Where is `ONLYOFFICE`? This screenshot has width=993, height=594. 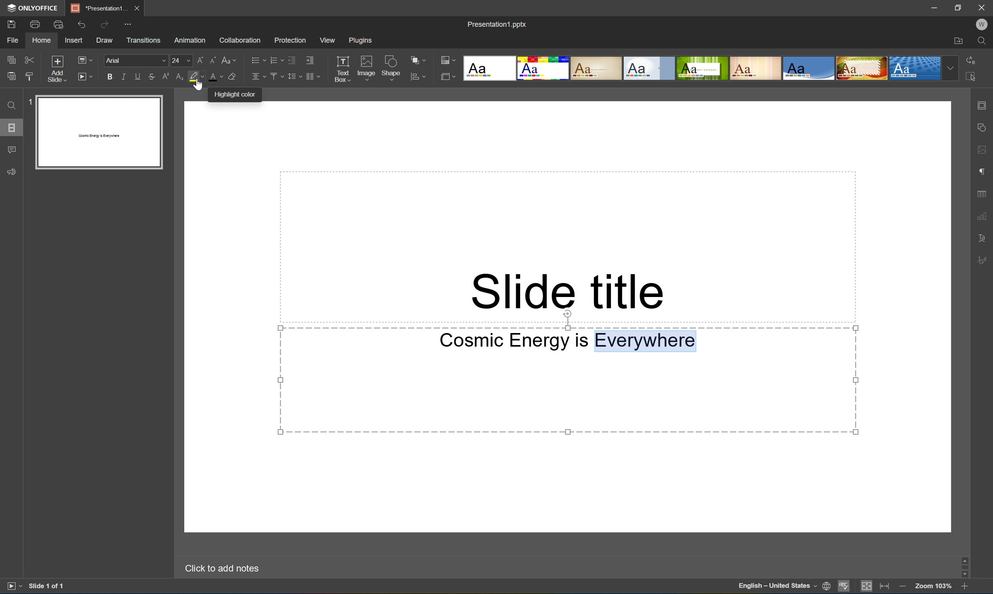 ONLYOFFICE is located at coordinates (34, 9).